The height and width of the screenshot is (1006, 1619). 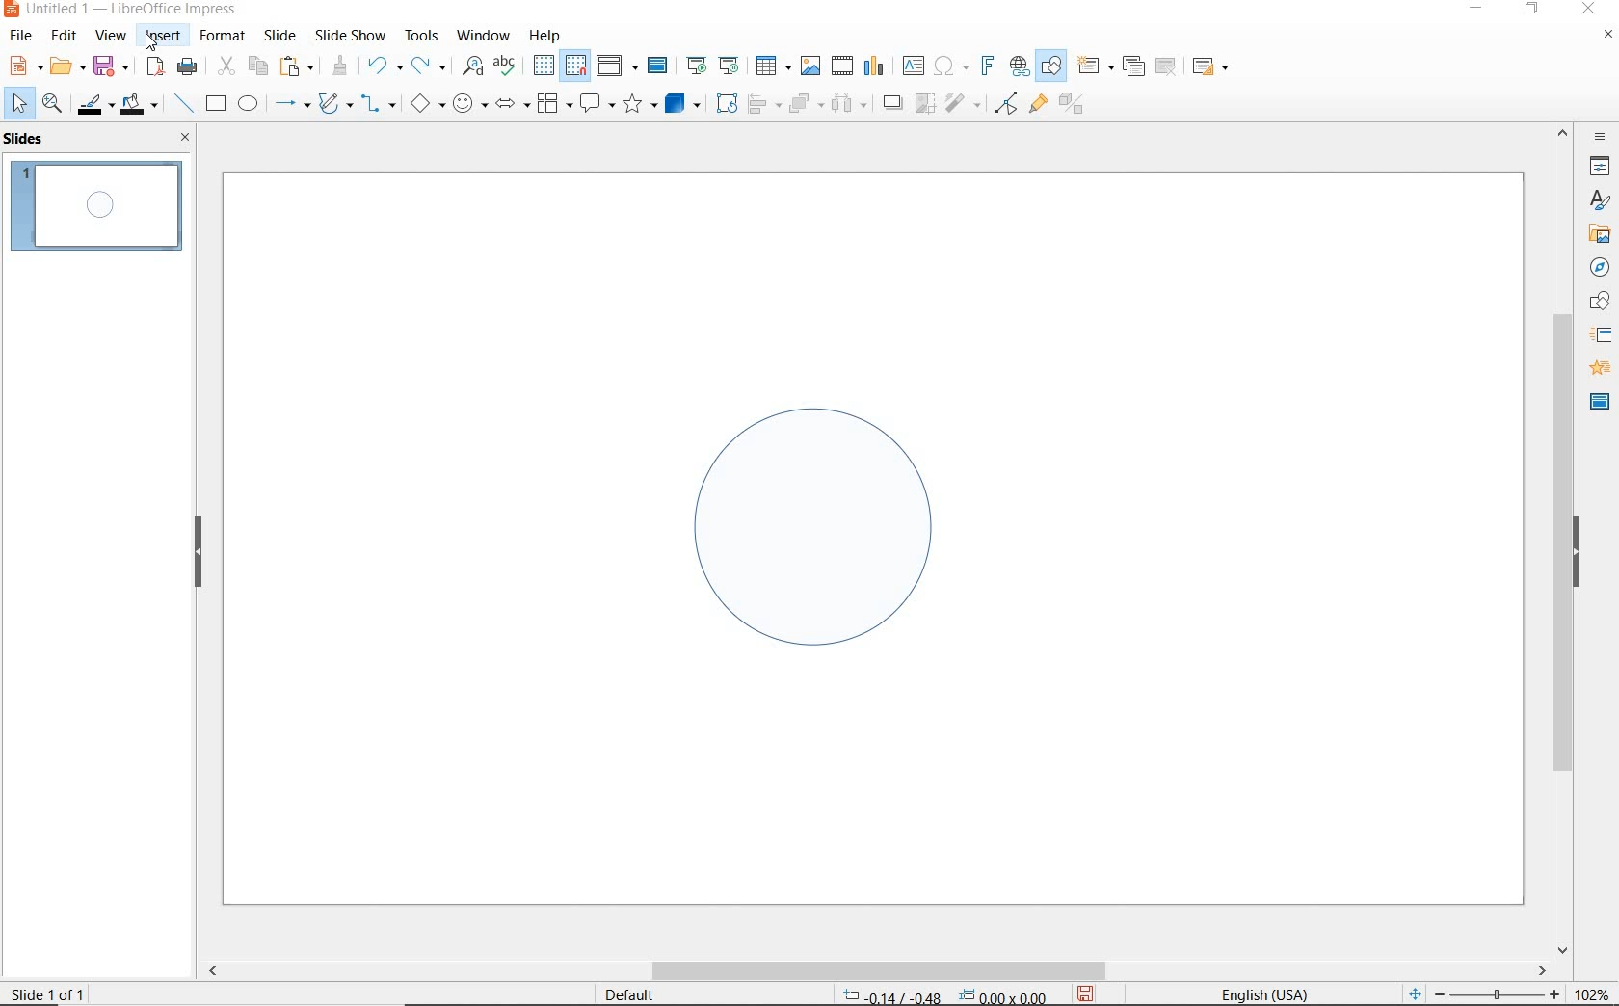 What do you see at coordinates (558, 66) in the screenshot?
I see `display/snap grid` at bounding box center [558, 66].